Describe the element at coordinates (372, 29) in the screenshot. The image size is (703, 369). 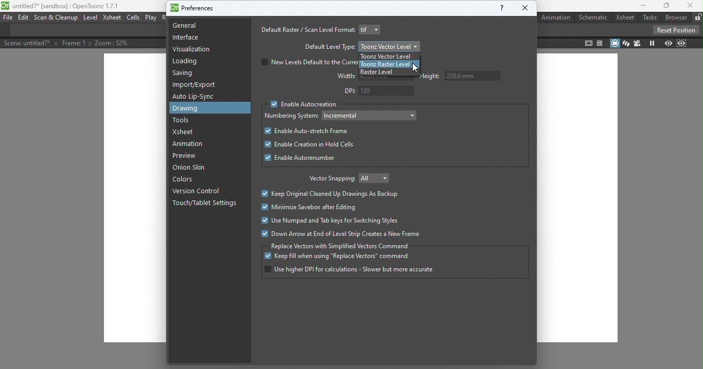
I see `Drop down menu` at that location.